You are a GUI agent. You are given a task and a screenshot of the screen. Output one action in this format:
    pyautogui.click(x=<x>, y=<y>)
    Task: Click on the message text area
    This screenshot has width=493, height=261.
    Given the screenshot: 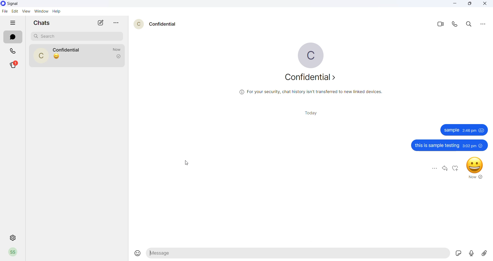 What is the action you would take?
    pyautogui.click(x=321, y=254)
    